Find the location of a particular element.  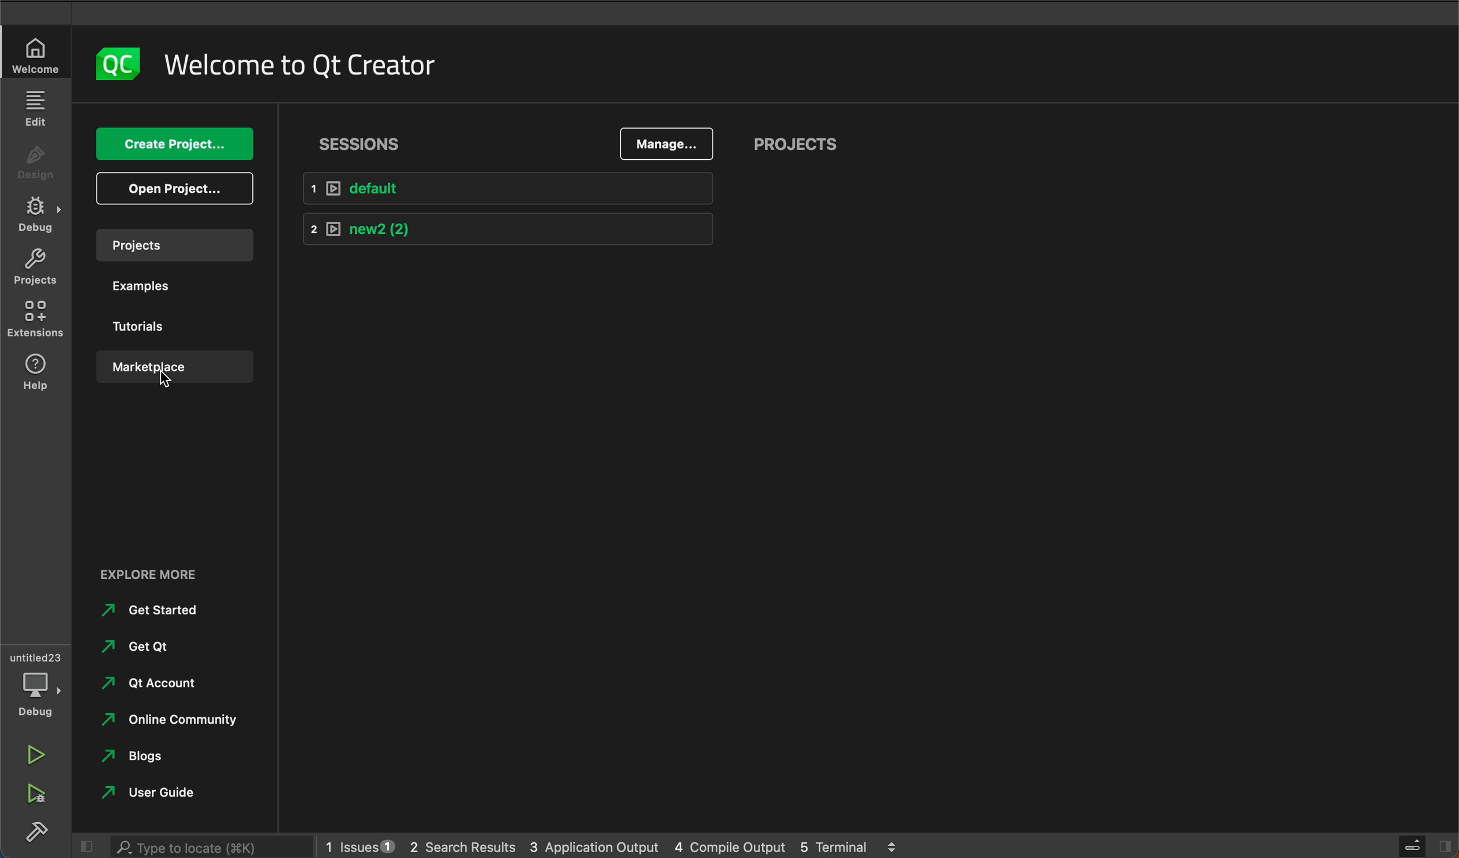

welcome is located at coordinates (39, 54).